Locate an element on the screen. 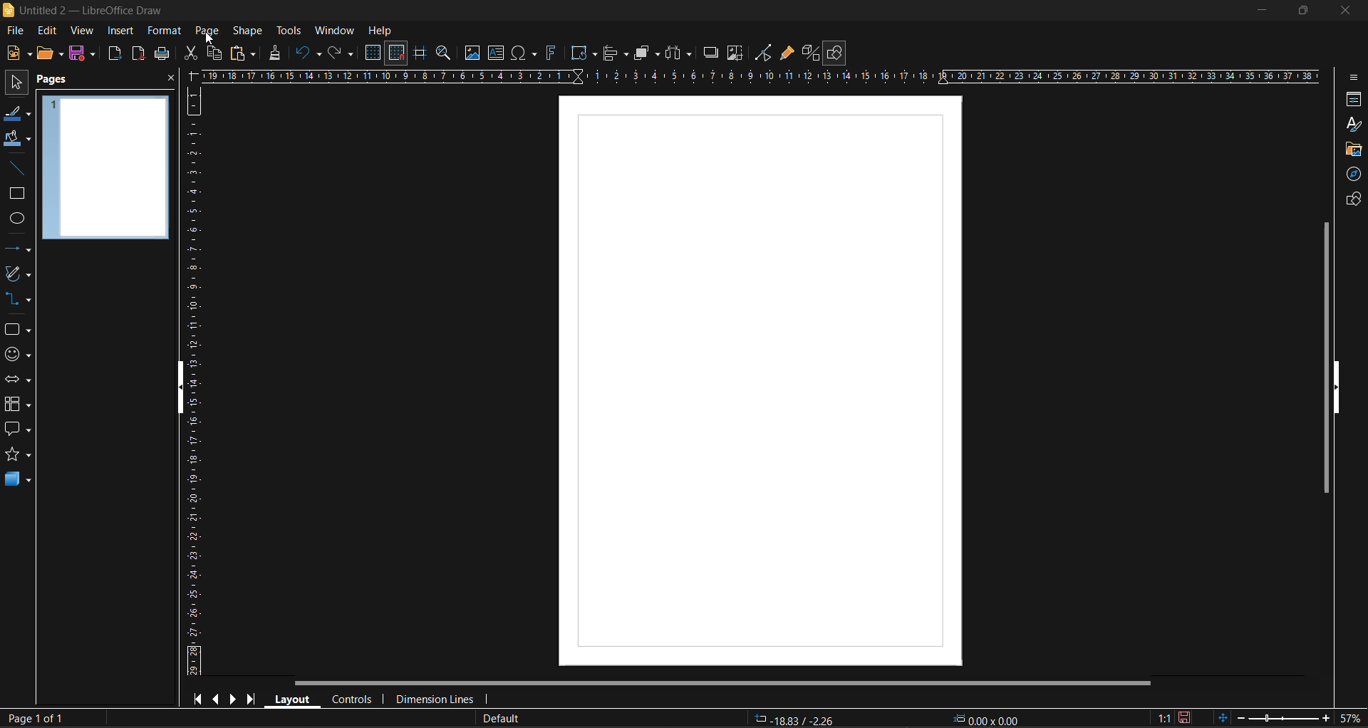  maximize is located at coordinates (1299, 11).